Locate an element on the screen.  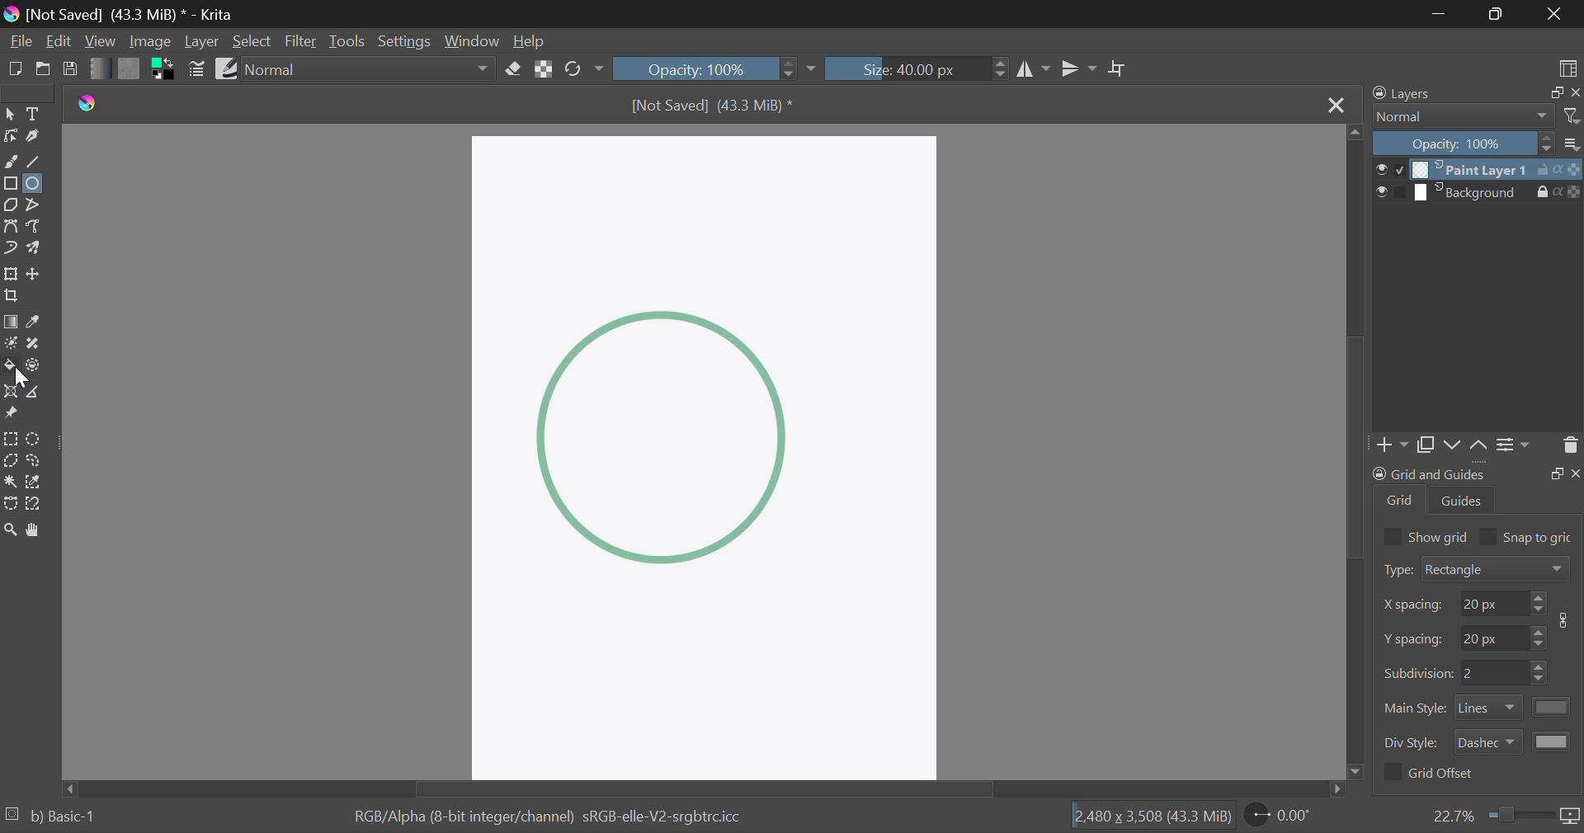
Open is located at coordinates (45, 68).